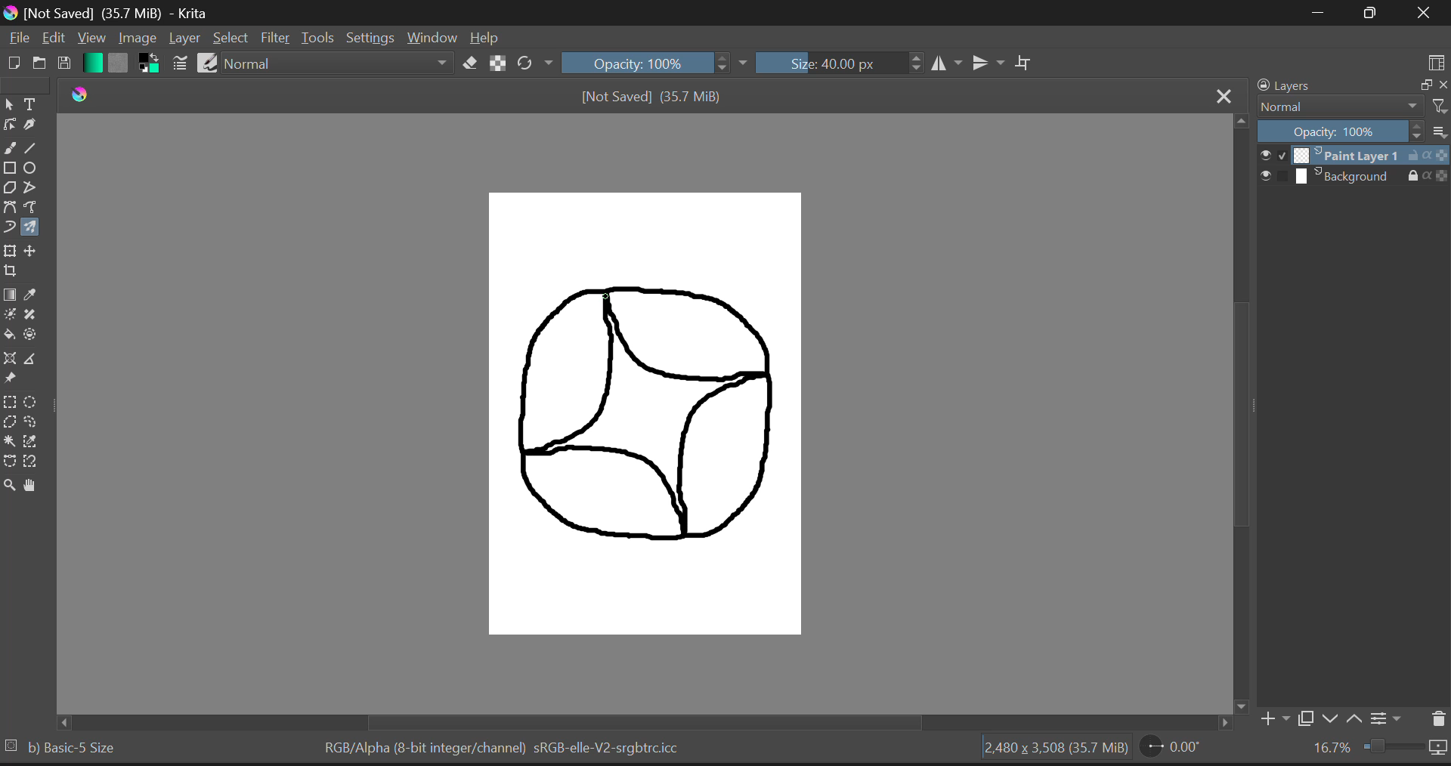  Describe the element at coordinates (1442, 85) in the screenshot. I see `close` at that location.